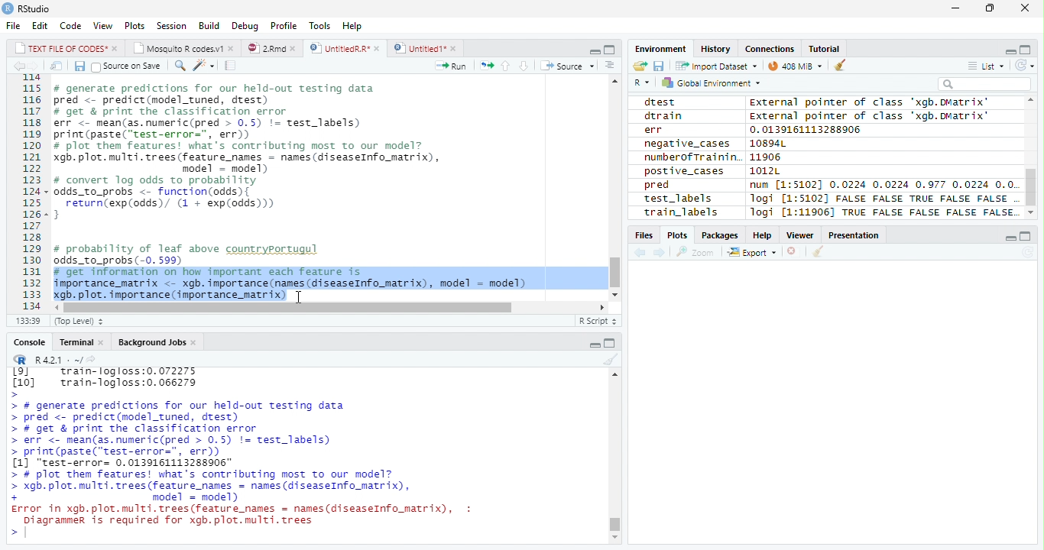 This screenshot has height=550, width=1044. I want to click on Lol train-logloss:0.072275
[10]  train-logloss:0.066279, so click(105, 382).